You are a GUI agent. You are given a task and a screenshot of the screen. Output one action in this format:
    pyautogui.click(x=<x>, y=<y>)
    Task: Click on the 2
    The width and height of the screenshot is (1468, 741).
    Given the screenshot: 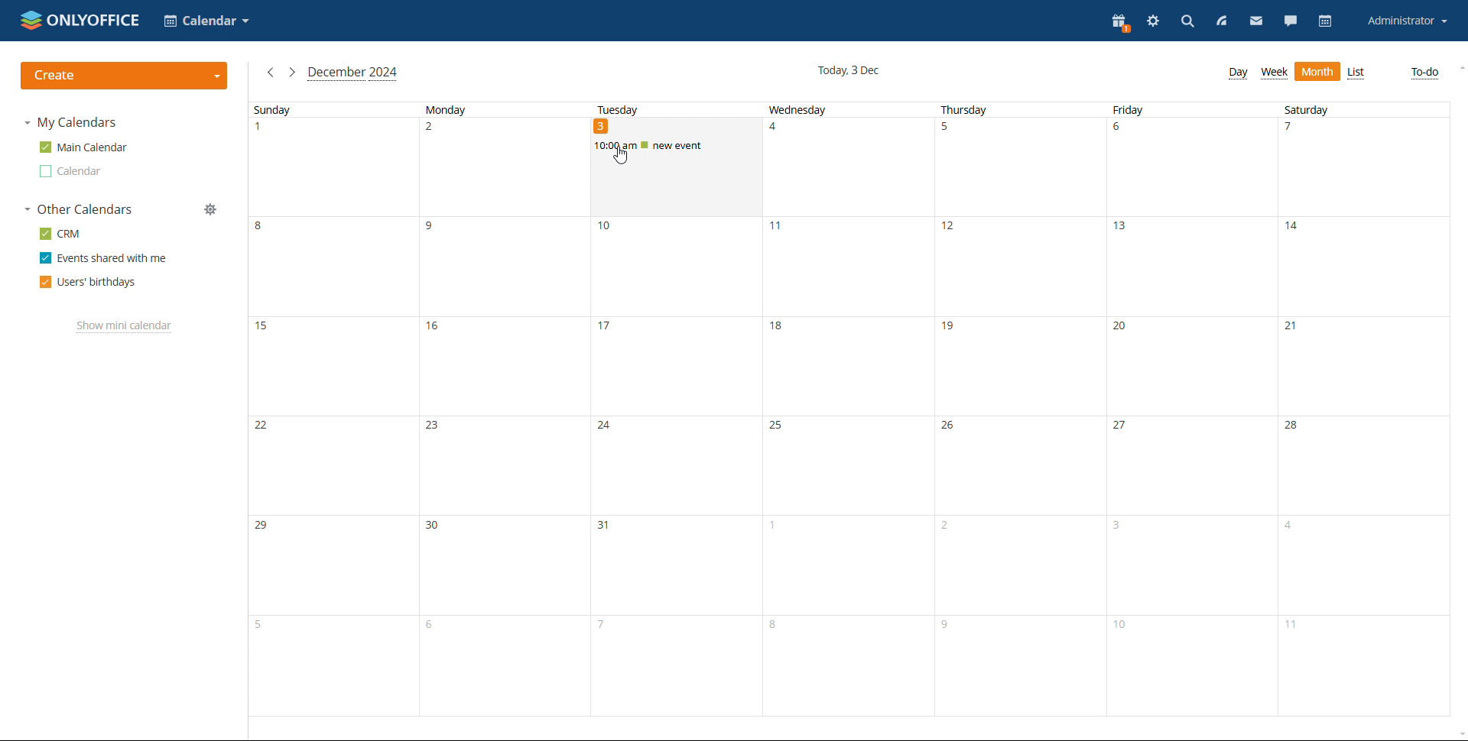 What is the action you would take?
    pyautogui.click(x=502, y=168)
    